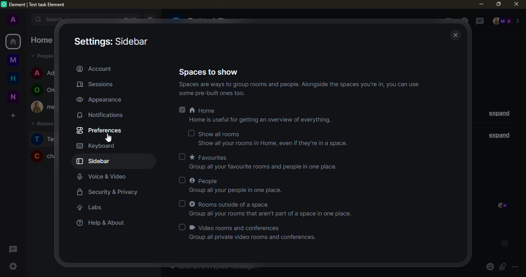  I want to click on myspace, so click(13, 59).